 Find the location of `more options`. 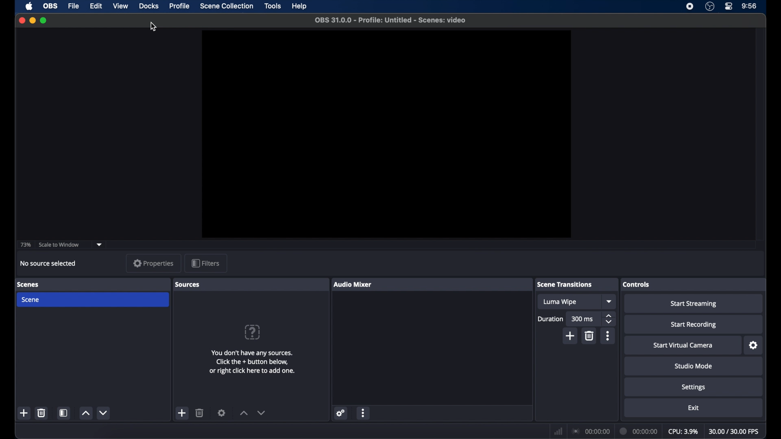

more options is located at coordinates (363, 413).